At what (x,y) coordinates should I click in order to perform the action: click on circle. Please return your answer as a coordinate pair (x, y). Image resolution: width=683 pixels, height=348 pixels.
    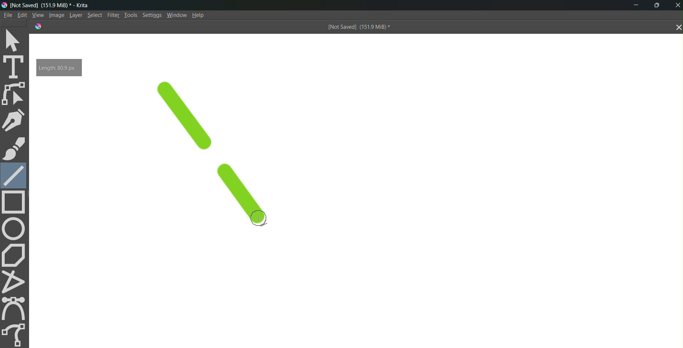
    Looking at the image, I should click on (14, 228).